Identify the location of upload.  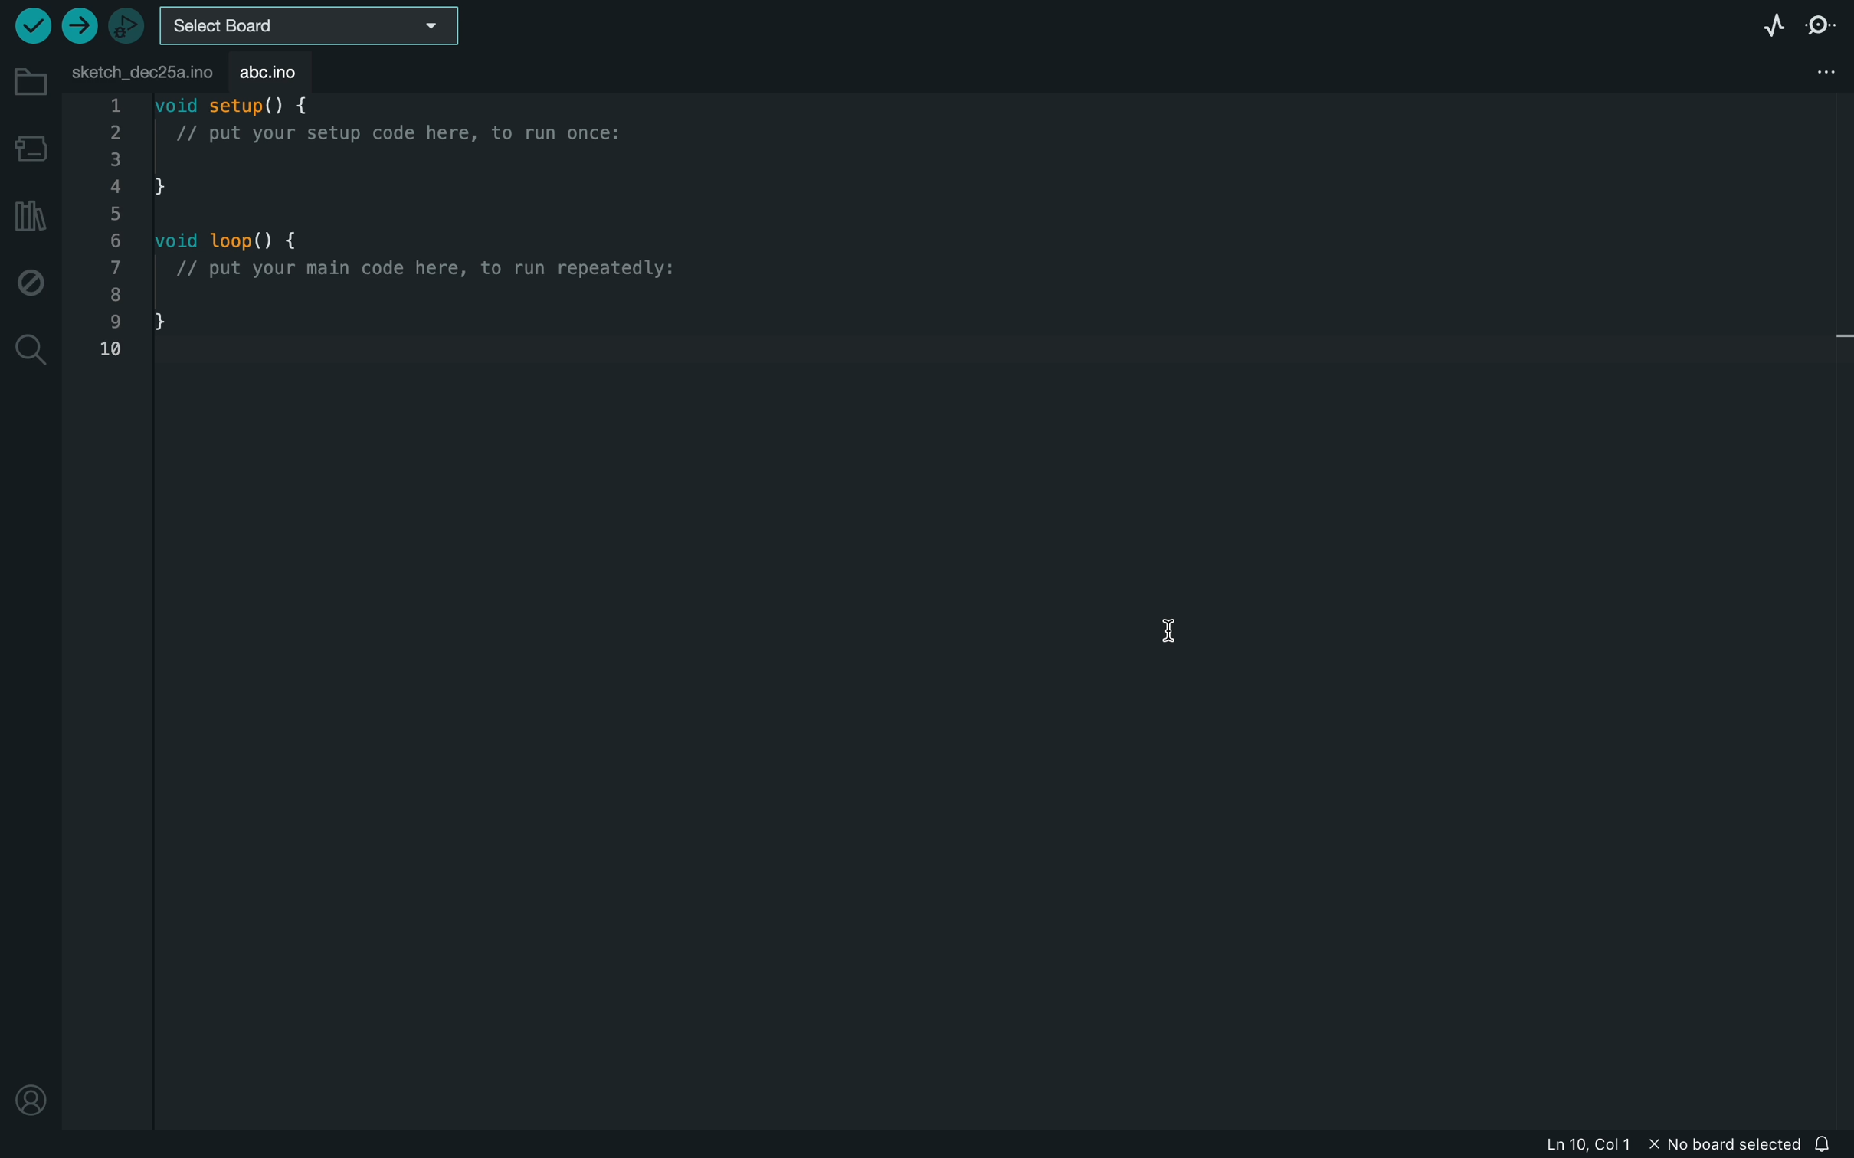
(78, 25).